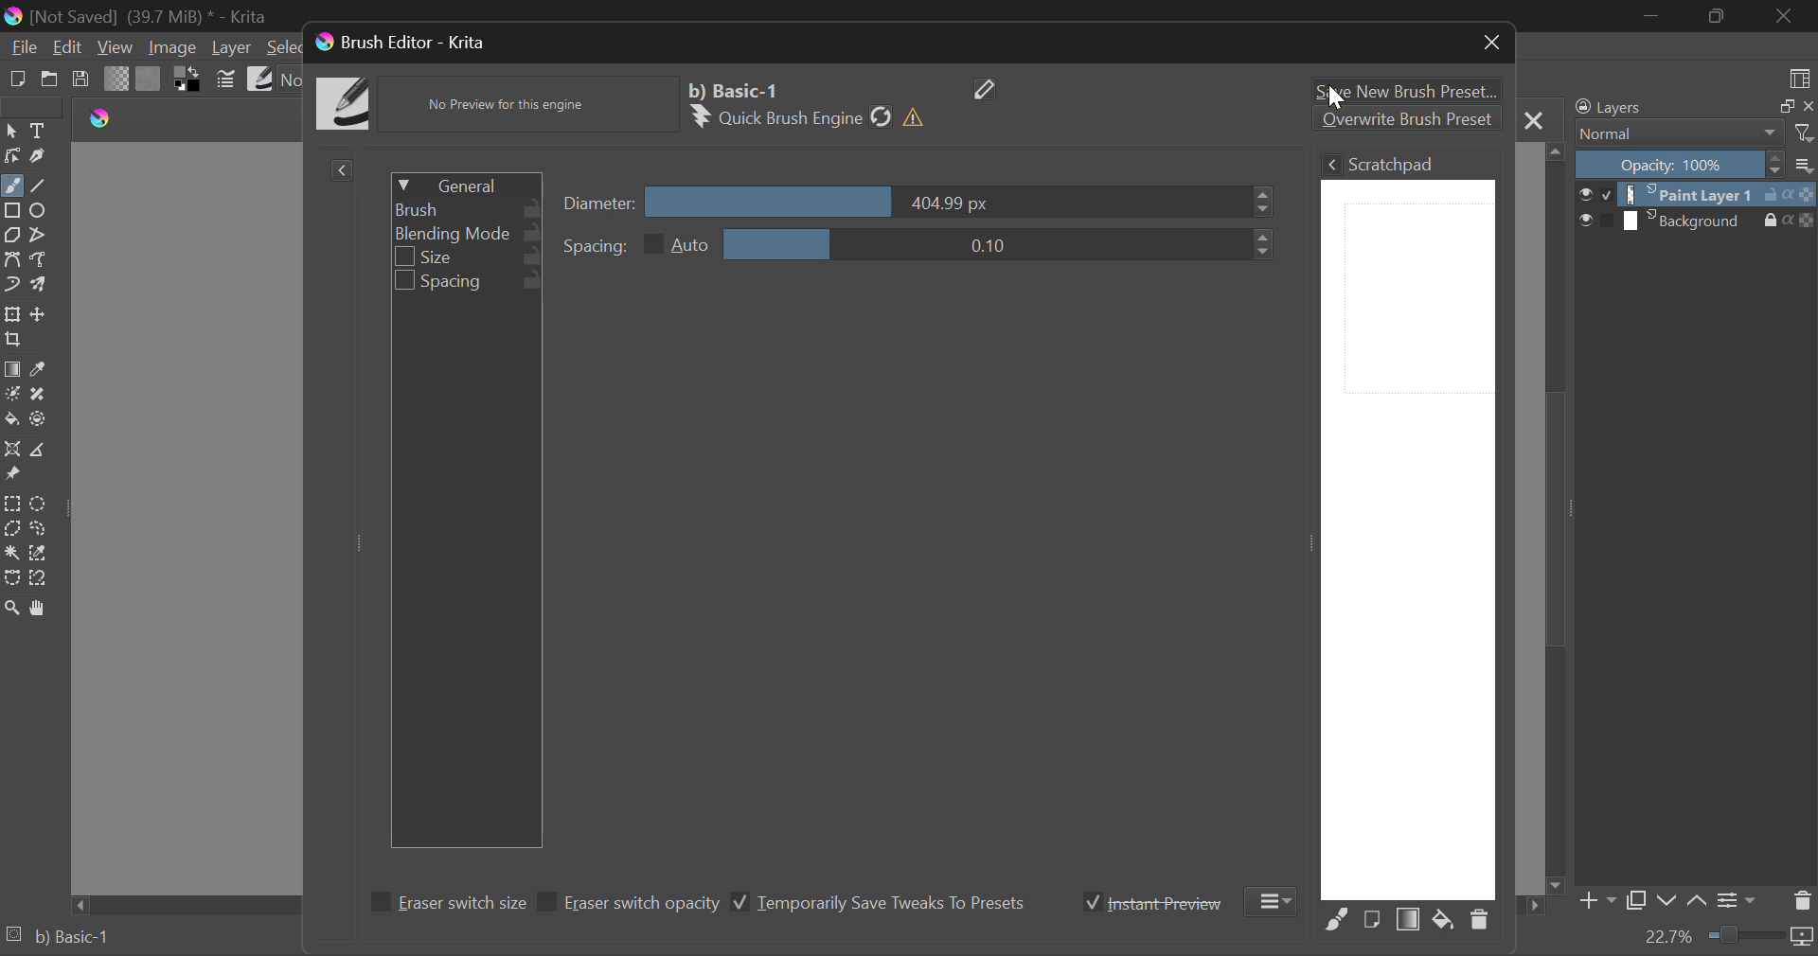  I want to click on General, so click(465, 183).